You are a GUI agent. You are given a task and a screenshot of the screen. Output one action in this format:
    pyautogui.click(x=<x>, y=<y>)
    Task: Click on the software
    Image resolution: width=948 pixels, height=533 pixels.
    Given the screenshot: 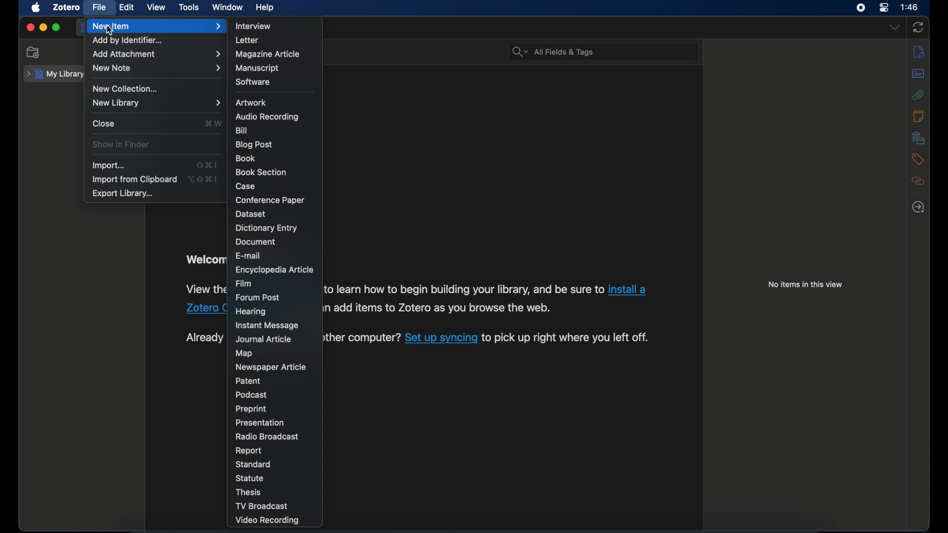 What is the action you would take?
    pyautogui.click(x=254, y=82)
    